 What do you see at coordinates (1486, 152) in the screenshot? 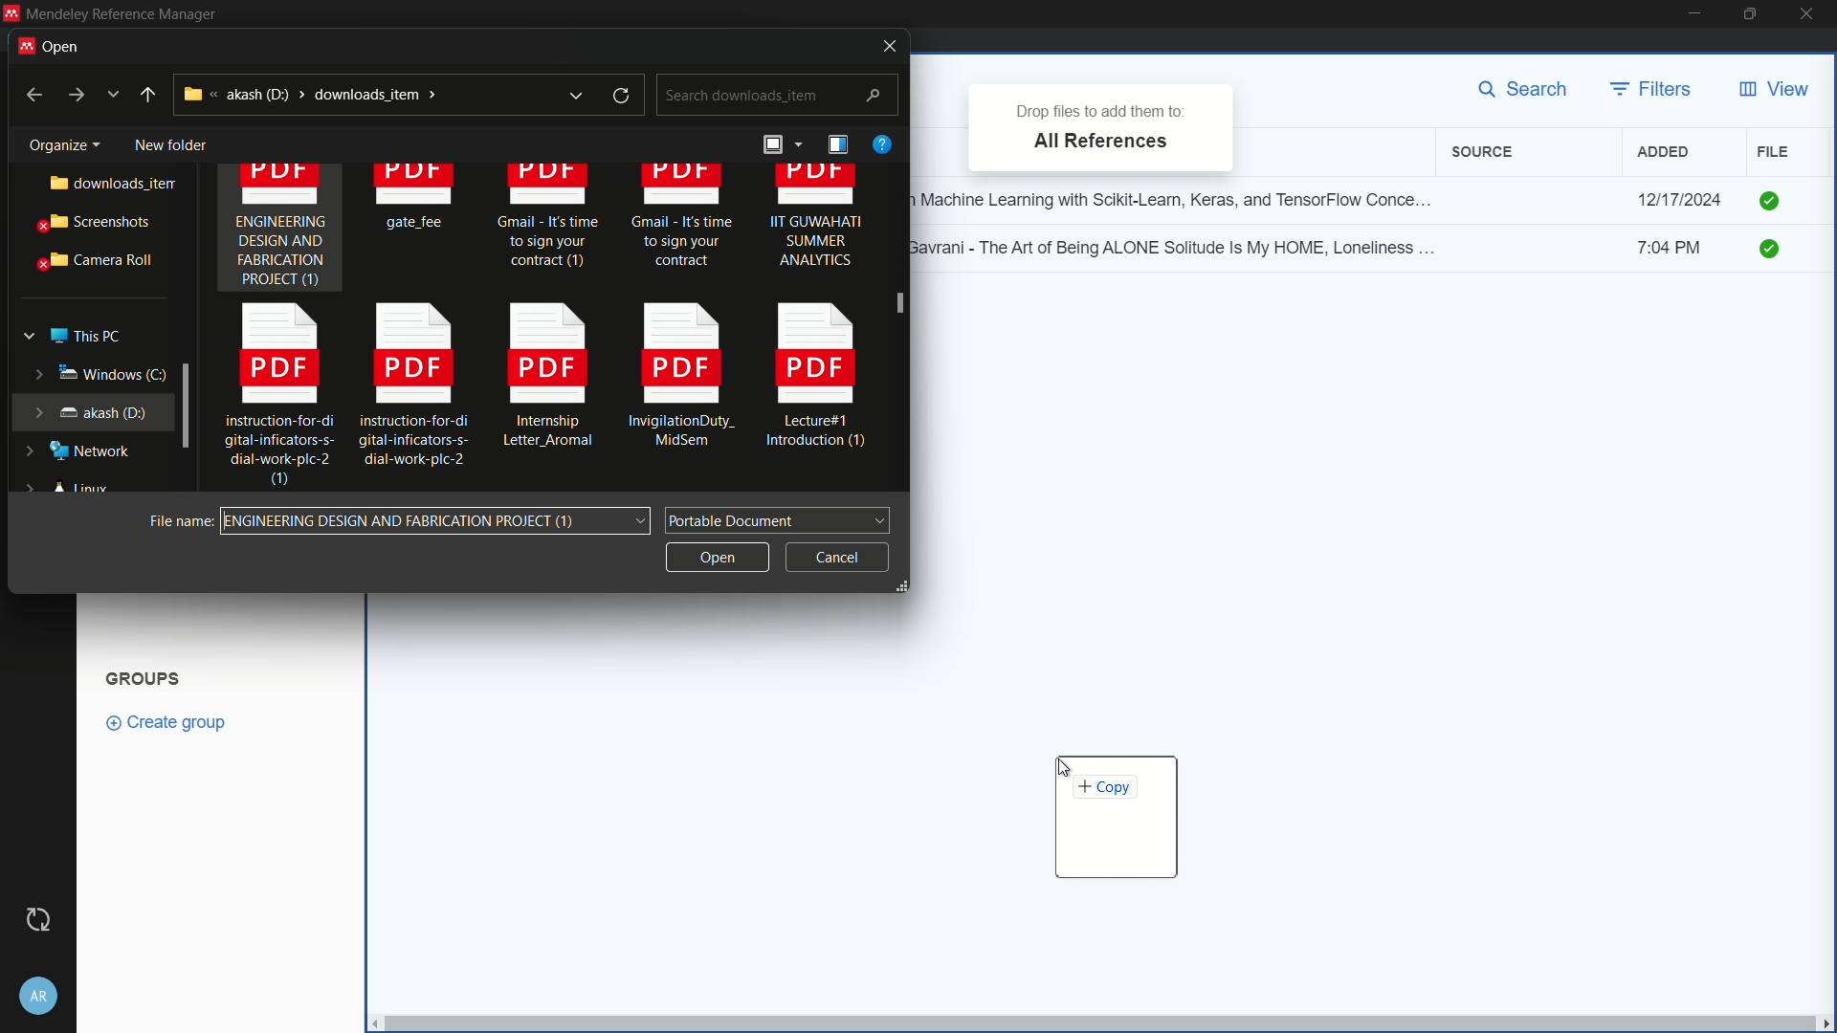
I see `source` at bounding box center [1486, 152].